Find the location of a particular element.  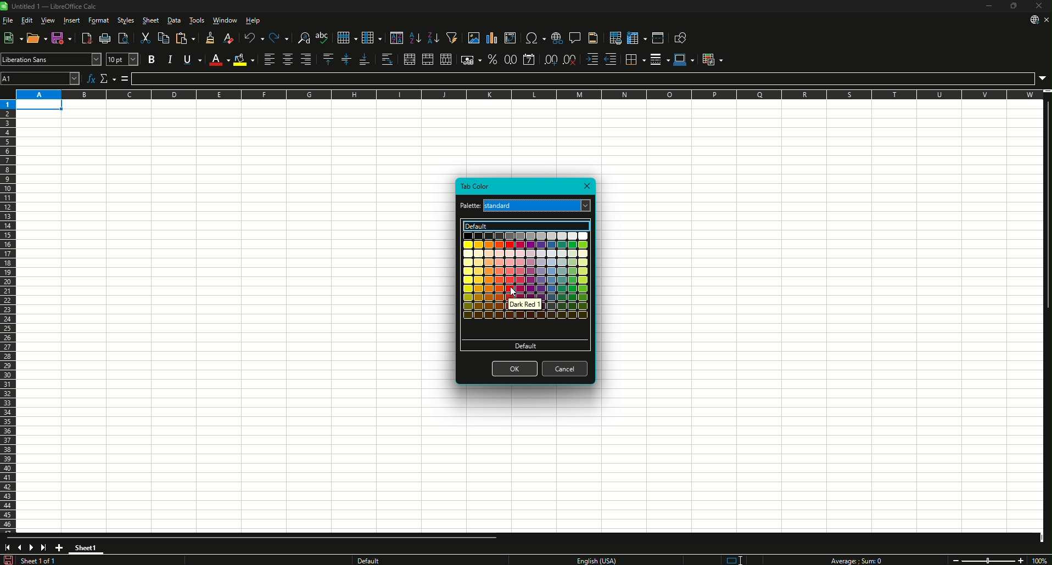

Text is located at coordinates (470, 206).